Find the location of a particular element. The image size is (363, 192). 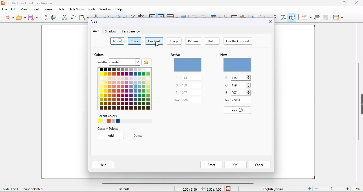

b is located at coordinates (224, 93).